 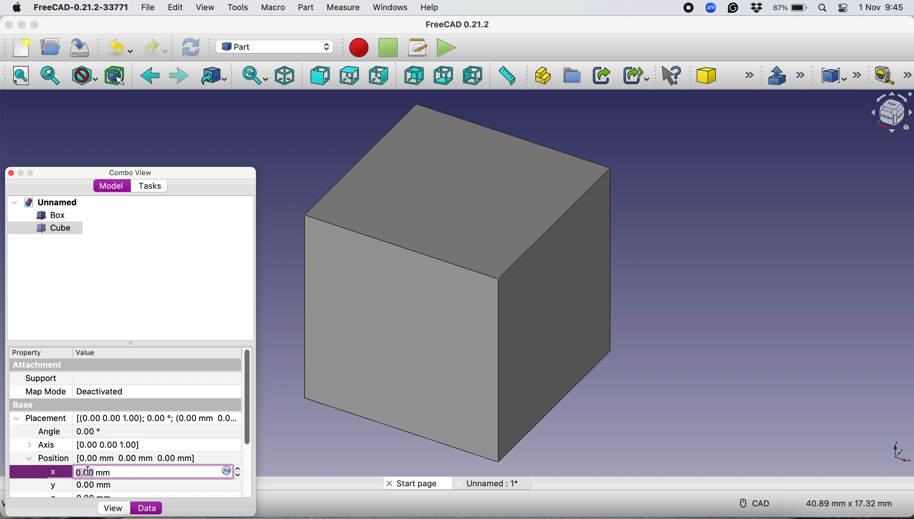 I want to click on Unnamed, so click(x=53, y=202).